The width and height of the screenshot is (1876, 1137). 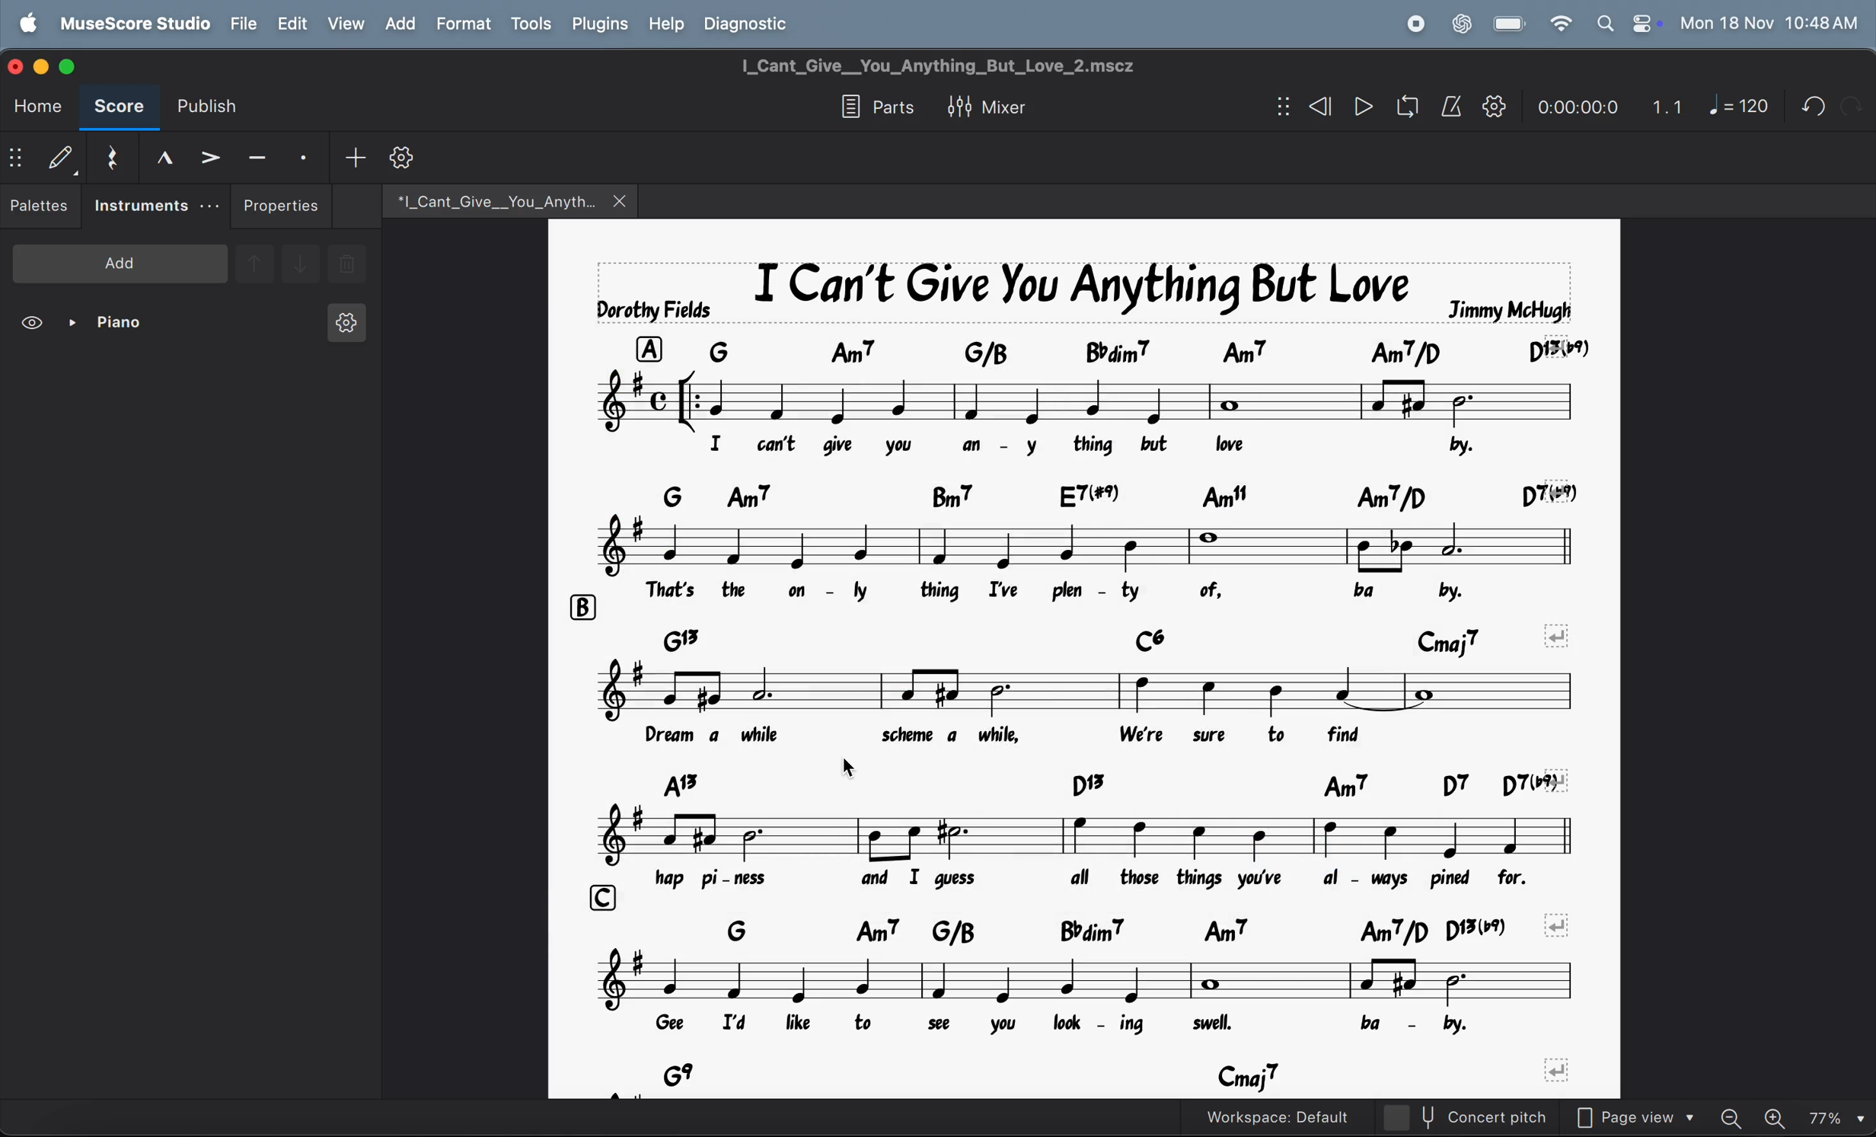 I want to click on chord symbols, so click(x=1121, y=1075).